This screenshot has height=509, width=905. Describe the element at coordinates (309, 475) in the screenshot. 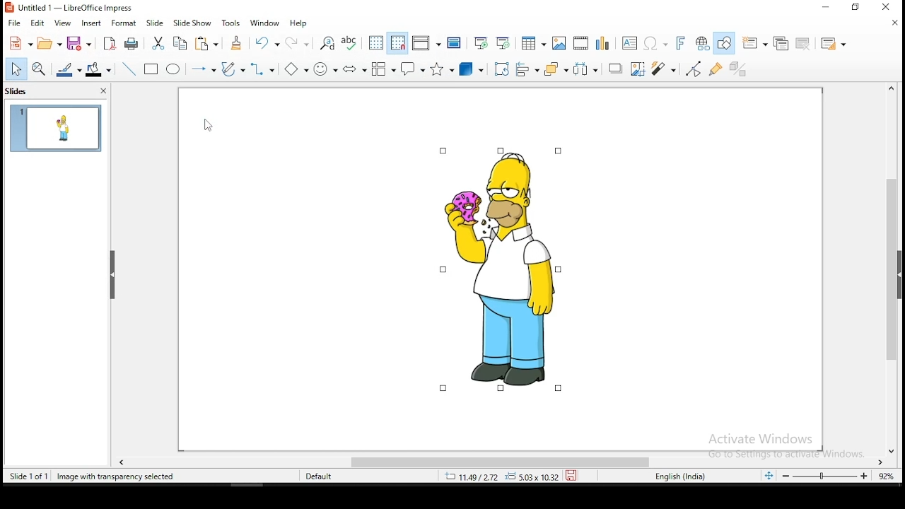

I see `defaulty` at that location.